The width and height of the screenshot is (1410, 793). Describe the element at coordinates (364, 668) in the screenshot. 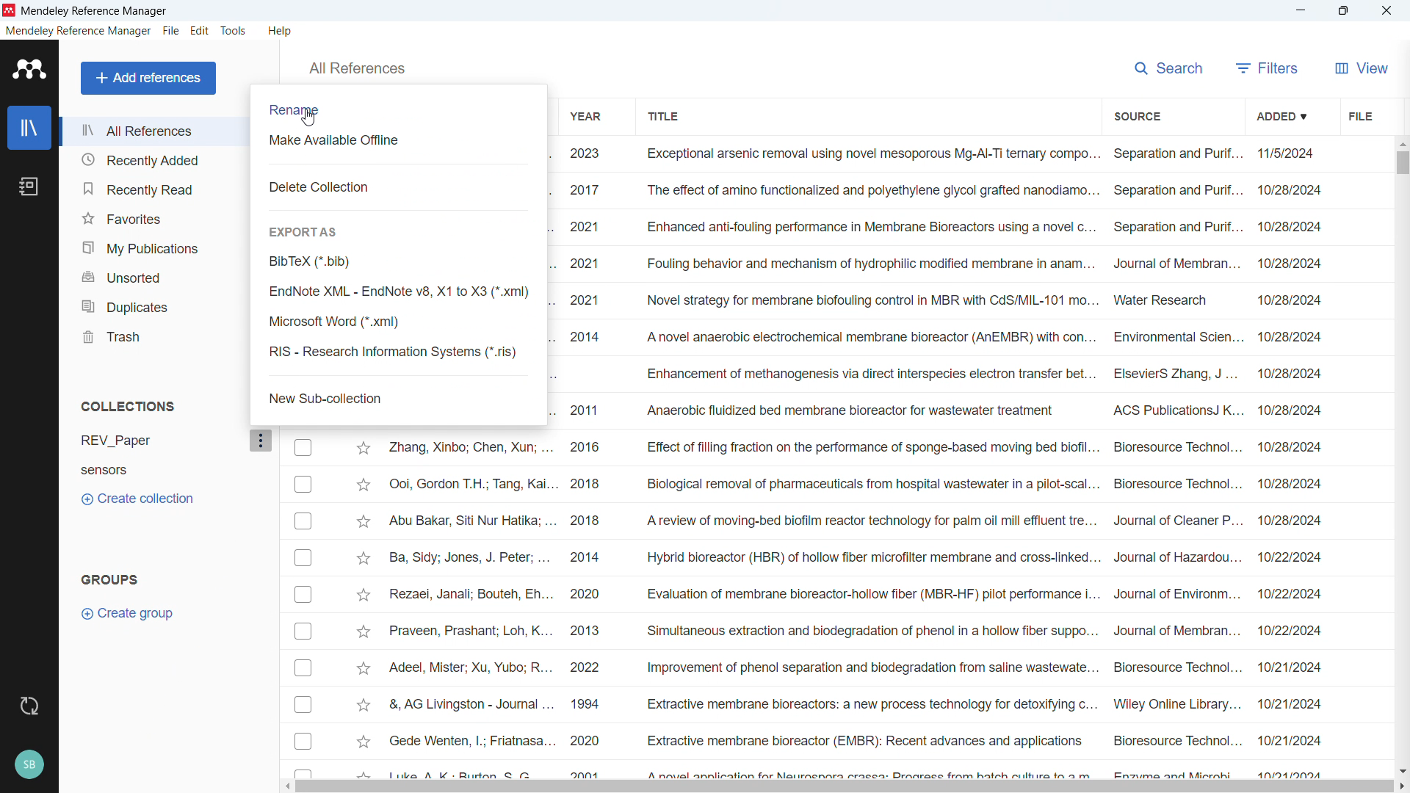

I see `Star mark respective publication` at that location.